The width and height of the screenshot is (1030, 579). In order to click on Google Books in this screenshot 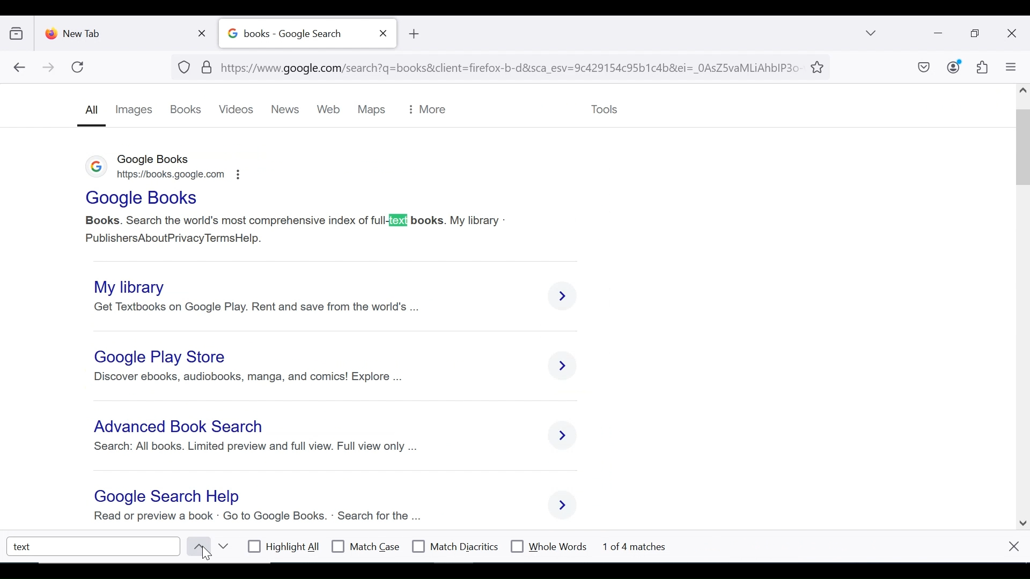, I will do `click(139, 198)`.